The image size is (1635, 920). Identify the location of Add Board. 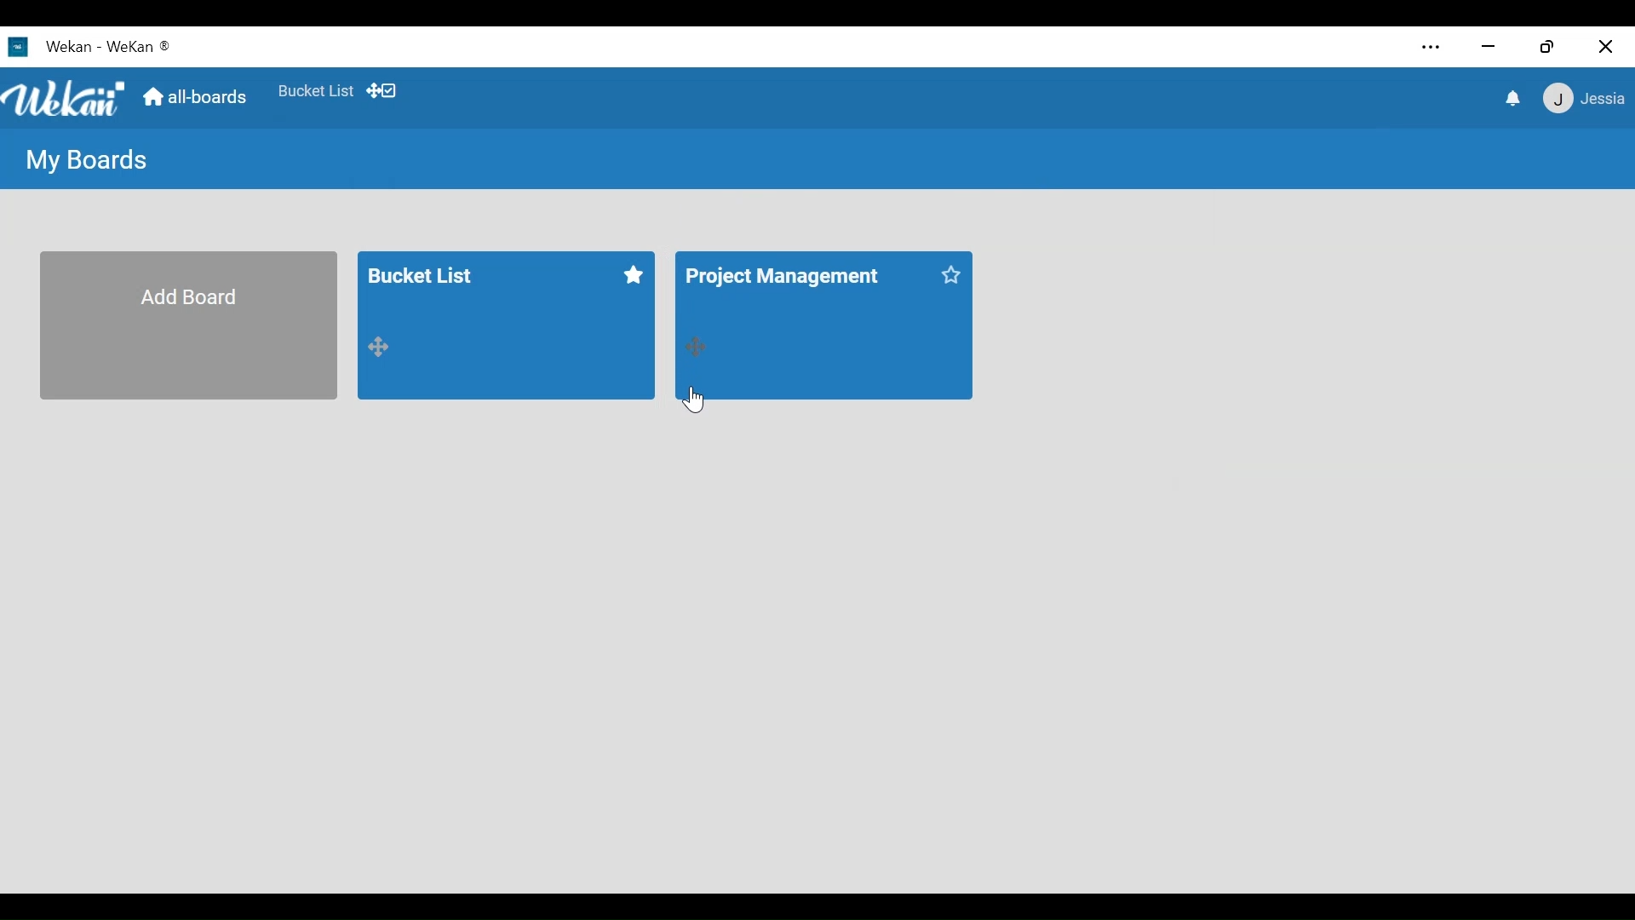
(187, 325).